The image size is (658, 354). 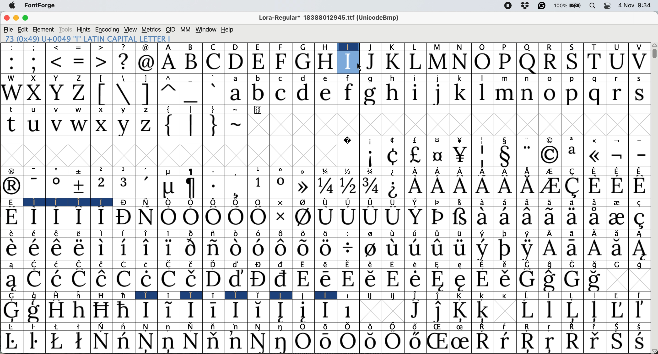 I want to click on Symbol, so click(x=214, y=234).